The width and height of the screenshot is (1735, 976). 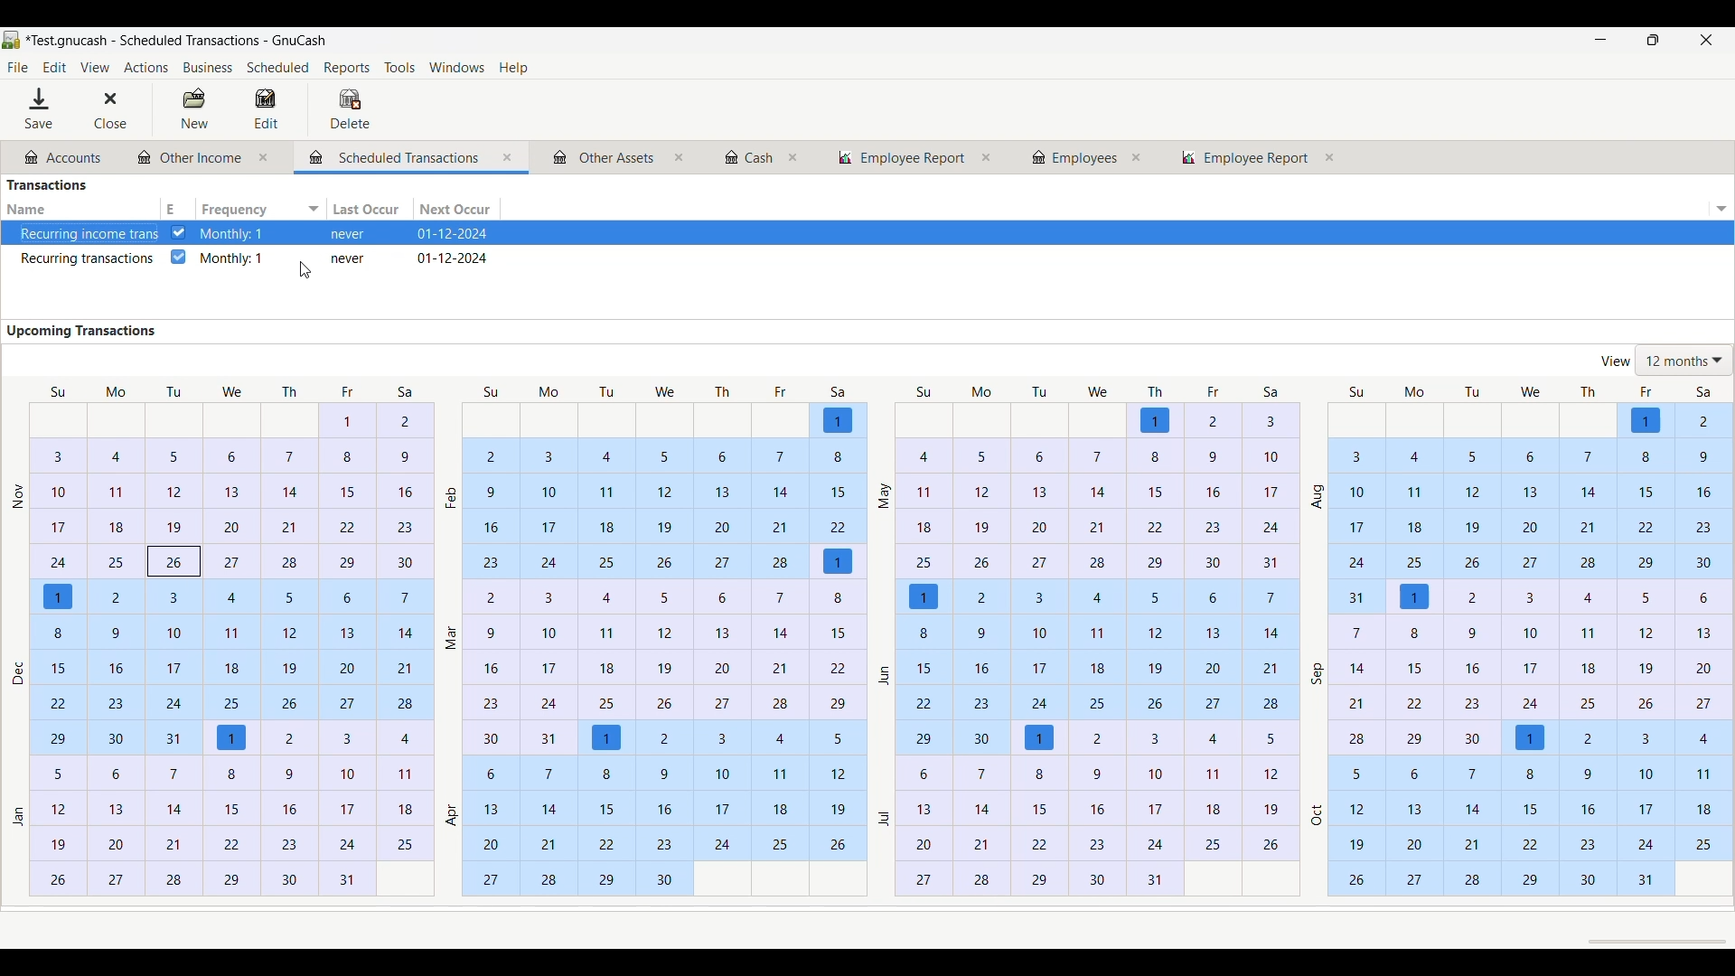 What do you see at coordinates (270, 160) in the screenshot?
I see `close` at bounding box center [270, 160].